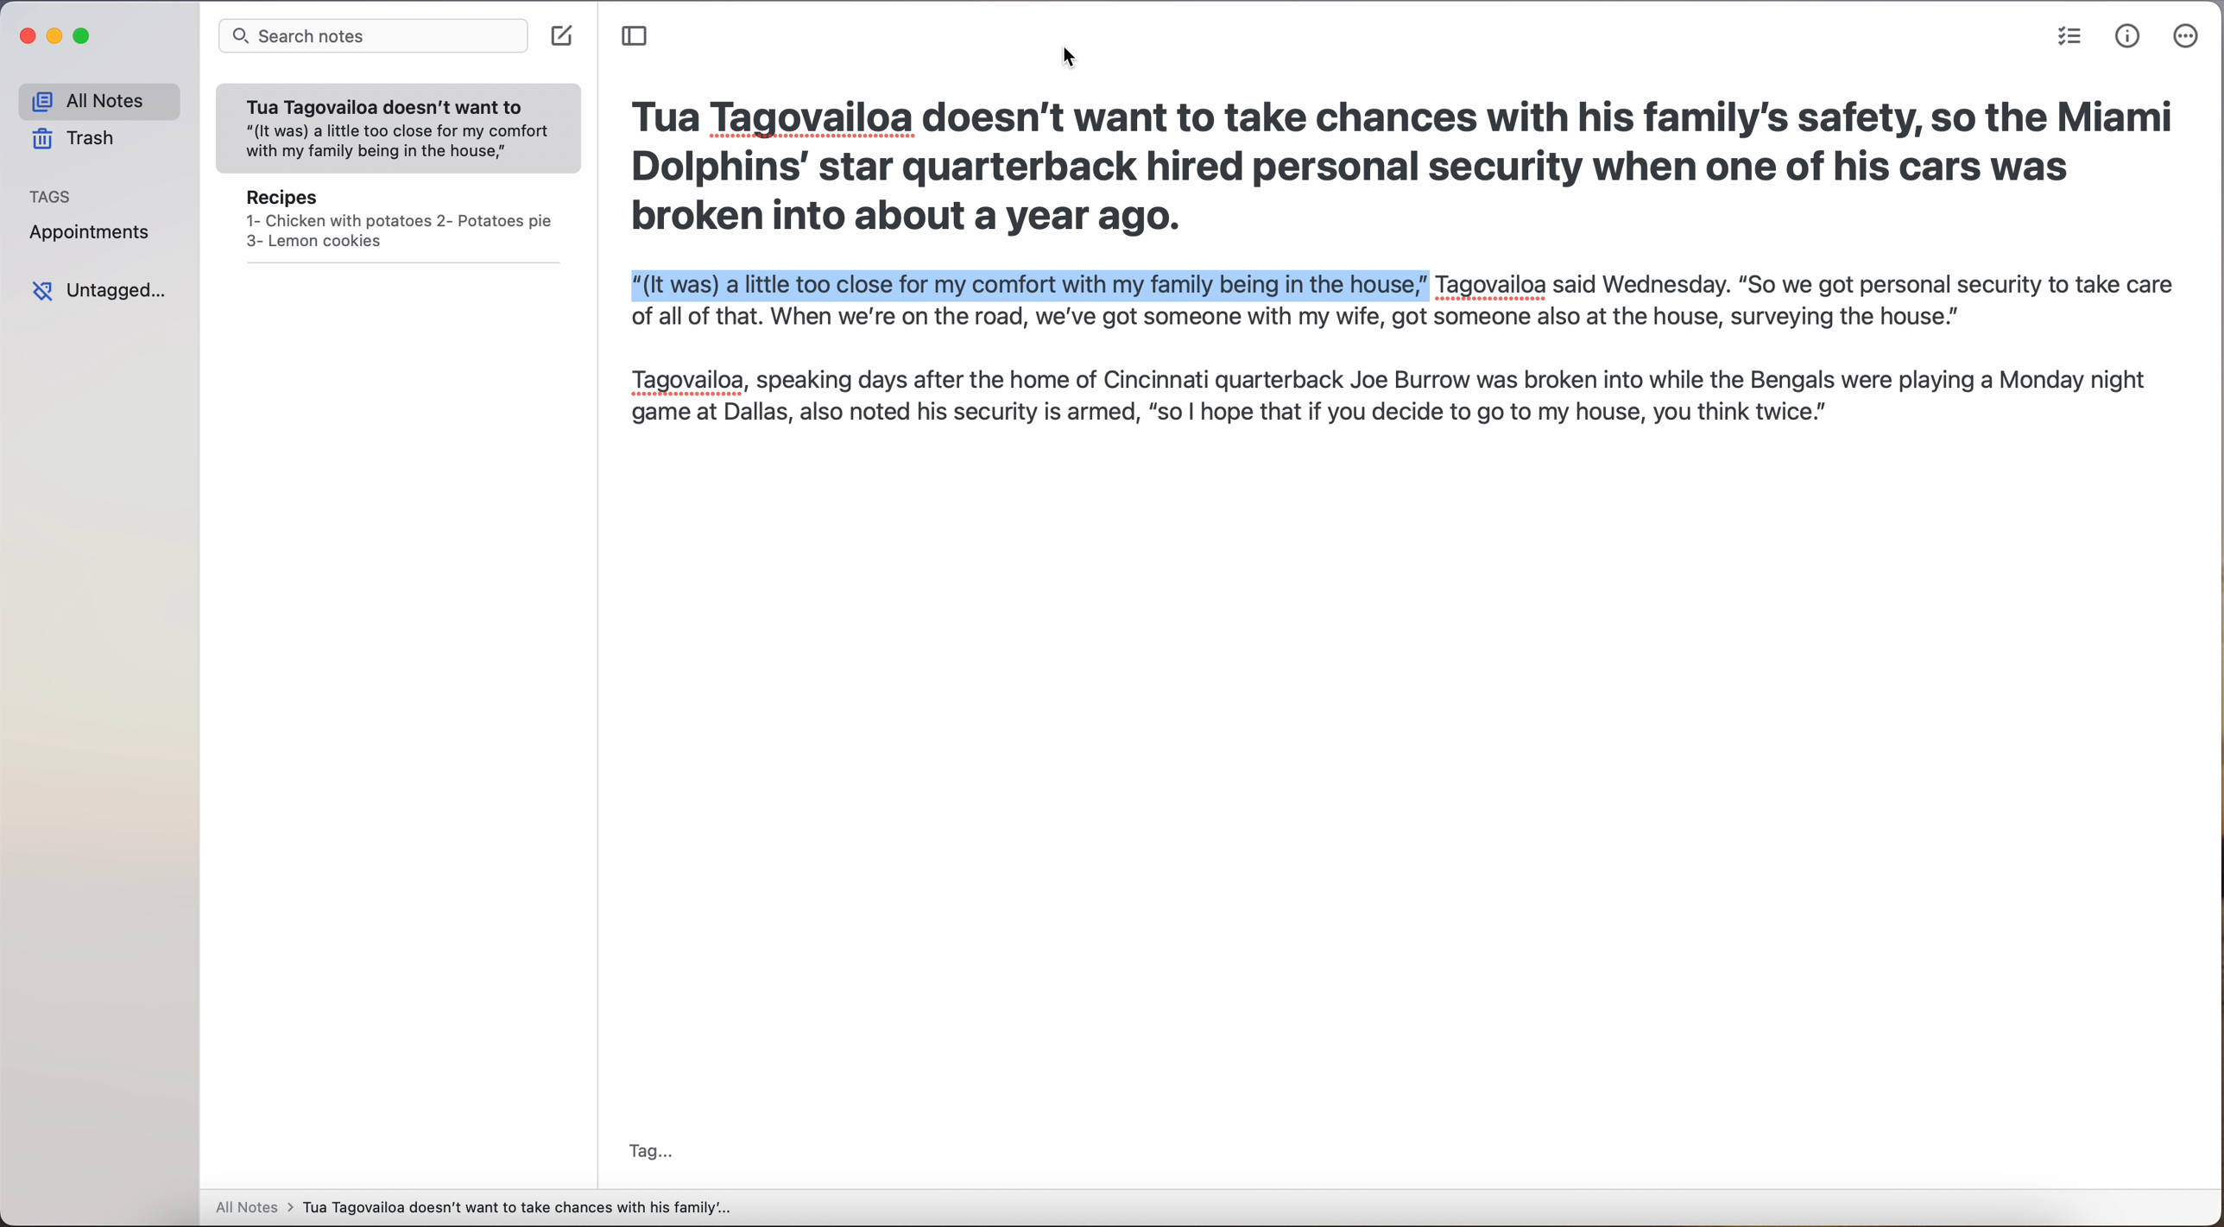 Image resolution: width=2224 pixels, height=1227 pixels. Describe the element at coordinates (656, 1151) in the screenshot. I see `tag` at that location.